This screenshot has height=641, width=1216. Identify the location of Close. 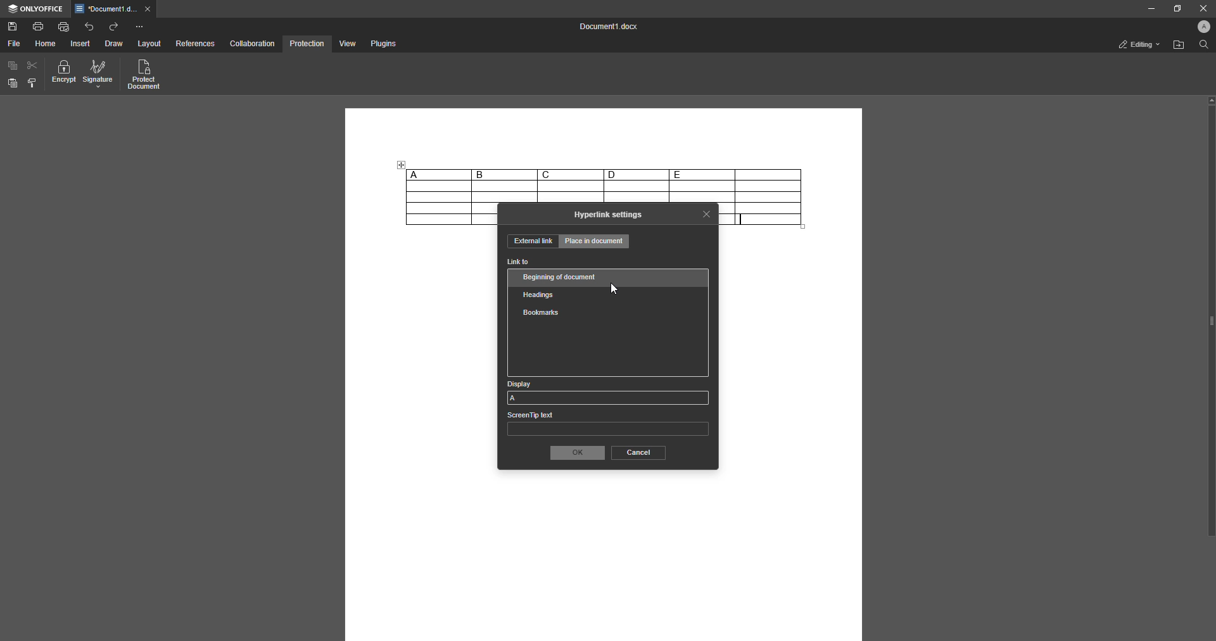
(707, 213).